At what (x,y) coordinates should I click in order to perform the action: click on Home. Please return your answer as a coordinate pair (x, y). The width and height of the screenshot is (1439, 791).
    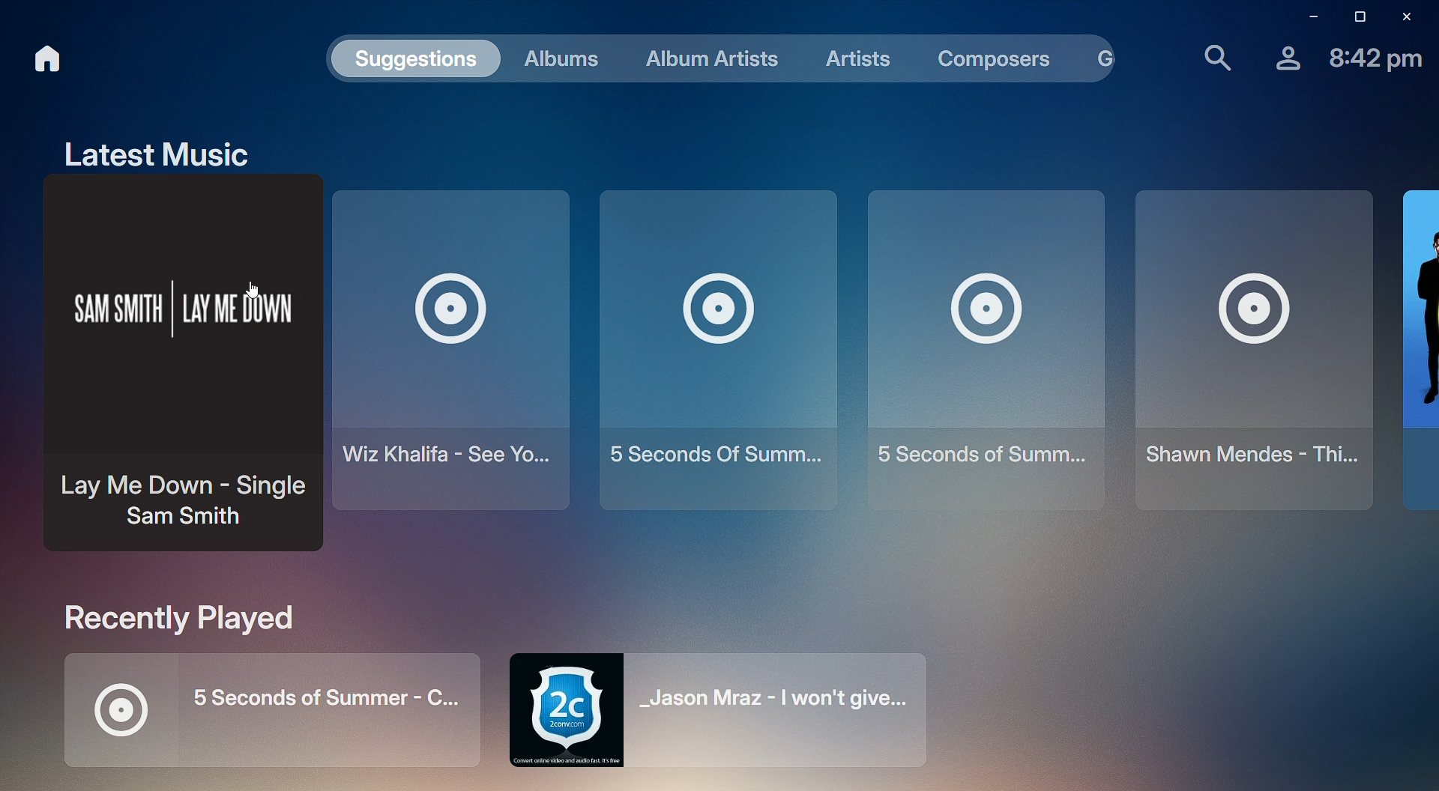
    Looking at the image, I should click on (49, 57).